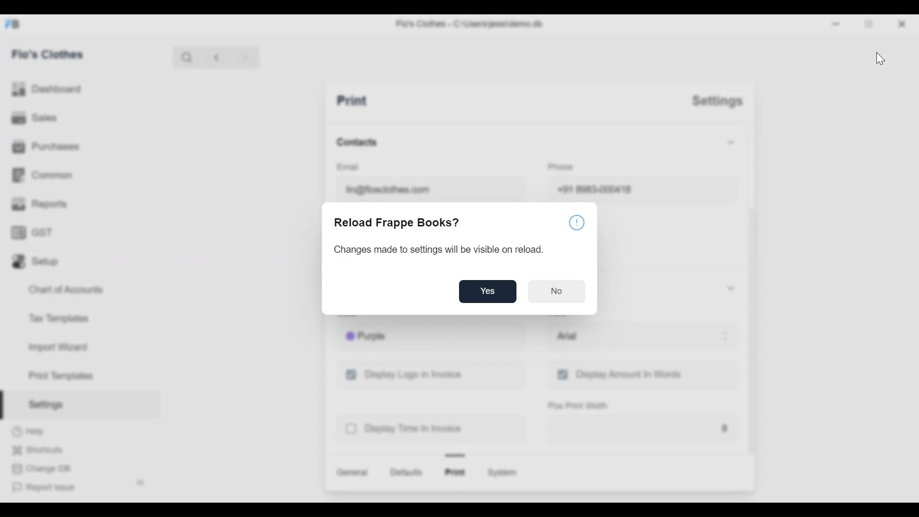 This screenshot has width=919, height=517. What do you see at coordinates (431, 251) in the screenshot?
I see `Changes made to settings will be visible on reload.` at bounding box center [431, 251].